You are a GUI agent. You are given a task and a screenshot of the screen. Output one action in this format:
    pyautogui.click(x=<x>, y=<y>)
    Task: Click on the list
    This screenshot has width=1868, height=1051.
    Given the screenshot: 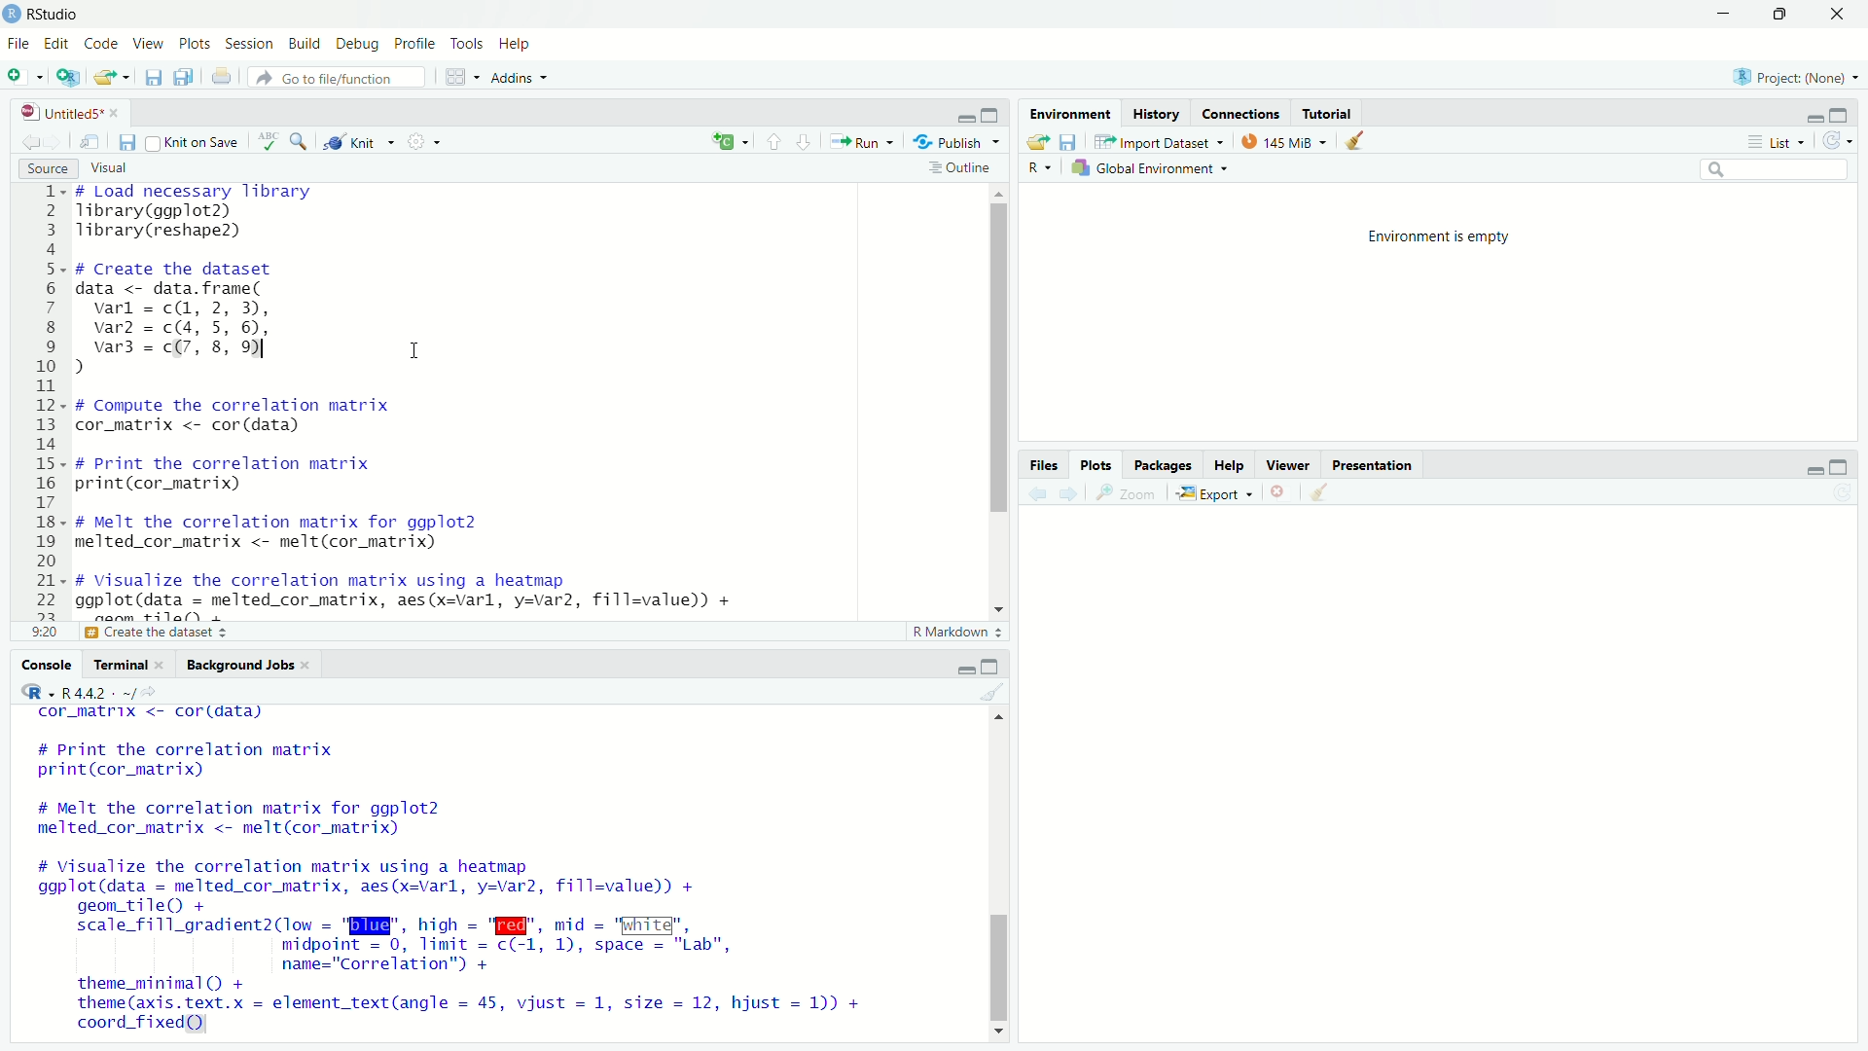 What is the action you would take?
    pyautogui.click(x=1778, y=141)
    